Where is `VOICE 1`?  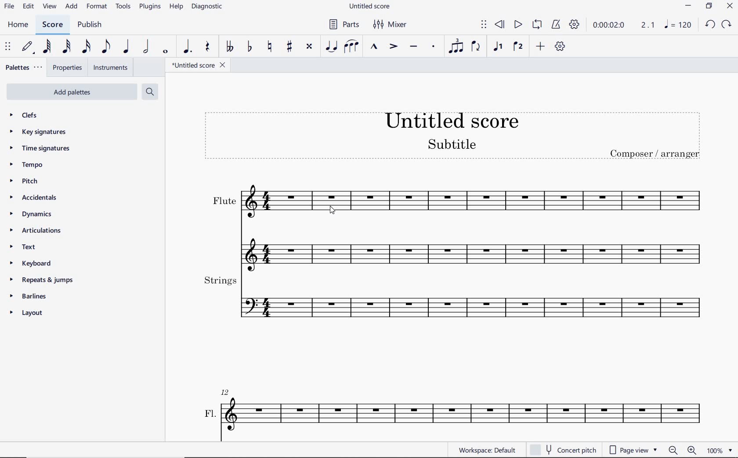
VOICE 1 is located at coordinates (498, 47).